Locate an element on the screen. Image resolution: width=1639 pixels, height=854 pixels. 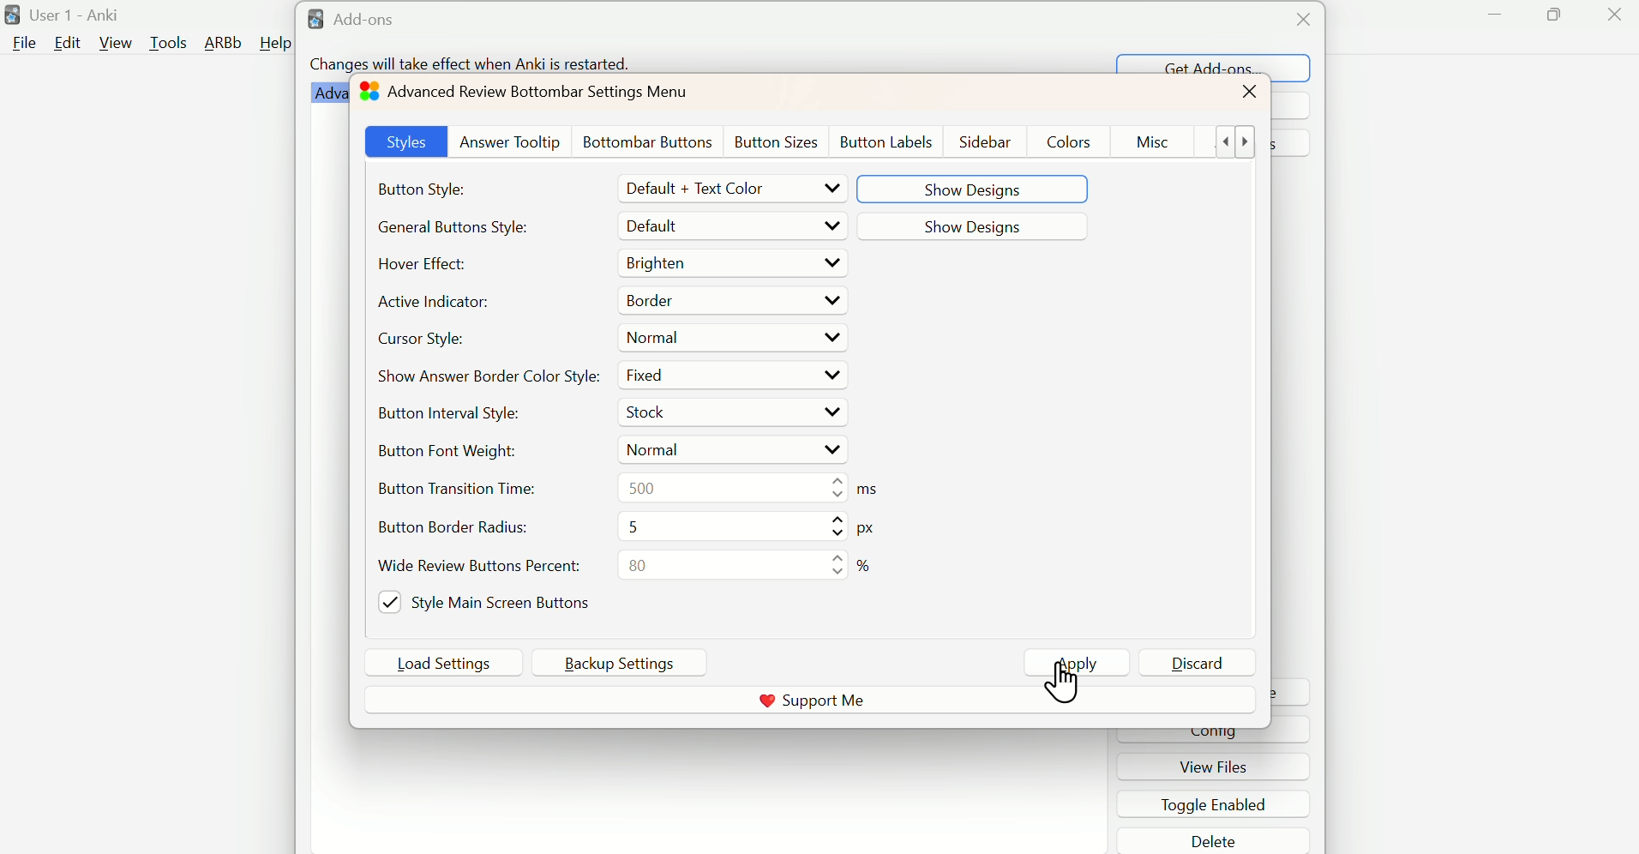
Drop up/down buttons is located at coordinates (835, 381).